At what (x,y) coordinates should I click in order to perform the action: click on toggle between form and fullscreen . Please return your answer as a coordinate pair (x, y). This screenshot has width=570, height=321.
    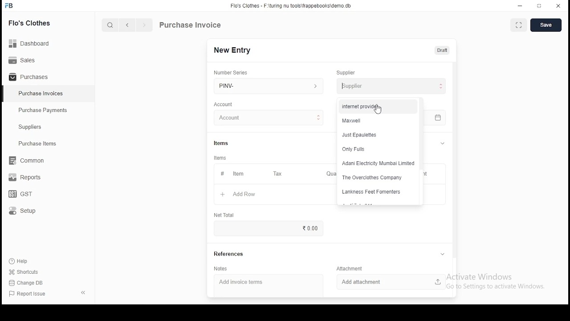
    Looking at the image, I should click on (519, 26).